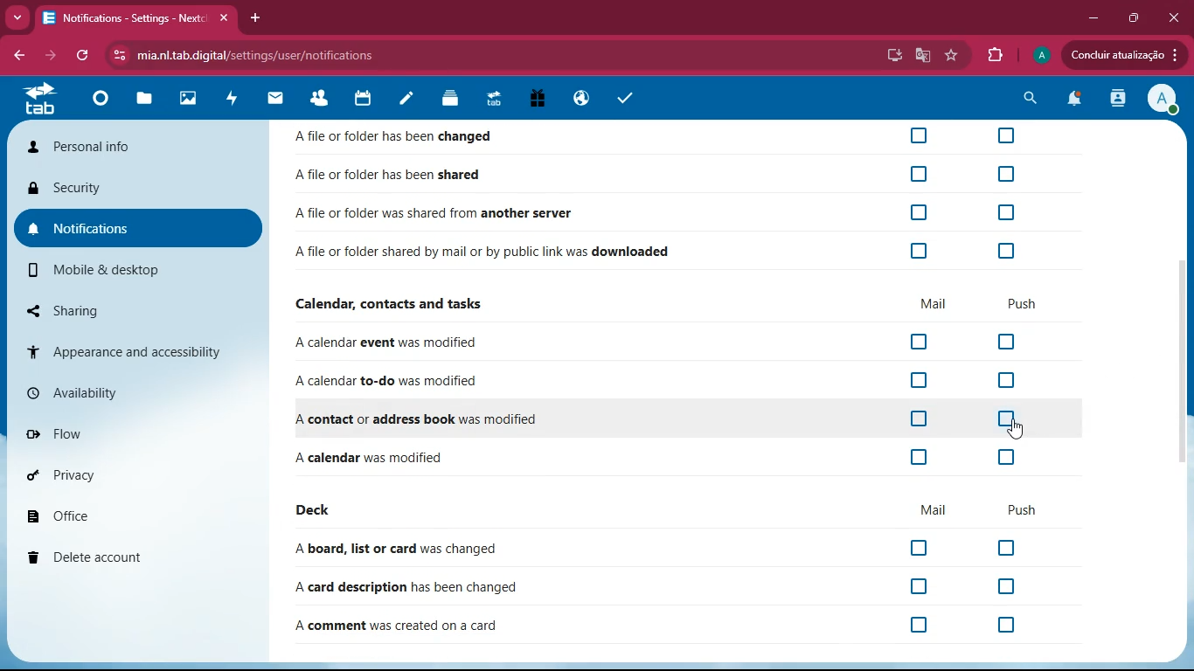 This screenshot has height=671, width=1194. Describe the element at coordinates (137, 348) in the screenshot. I see `appearance and accessibility` at that location.